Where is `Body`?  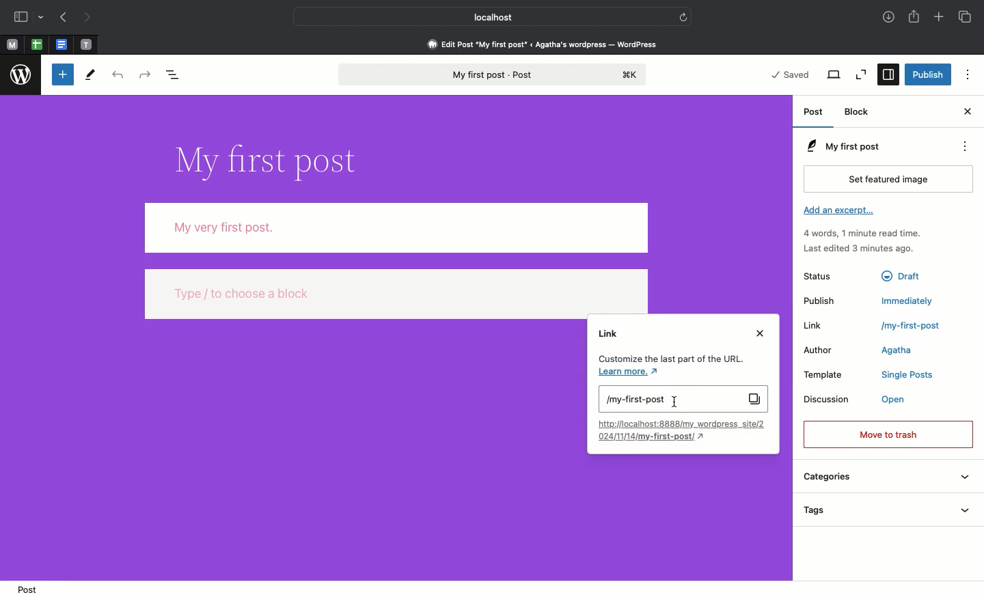
Body is located at coordinates (397, 227).